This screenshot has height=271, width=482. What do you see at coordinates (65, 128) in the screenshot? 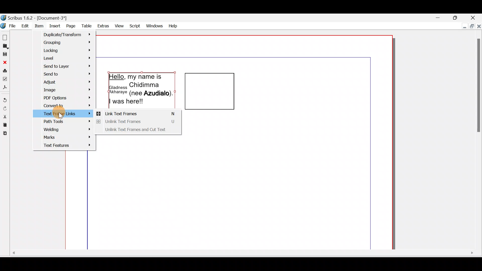
I see `Welding` at bounding box center [65, 128].